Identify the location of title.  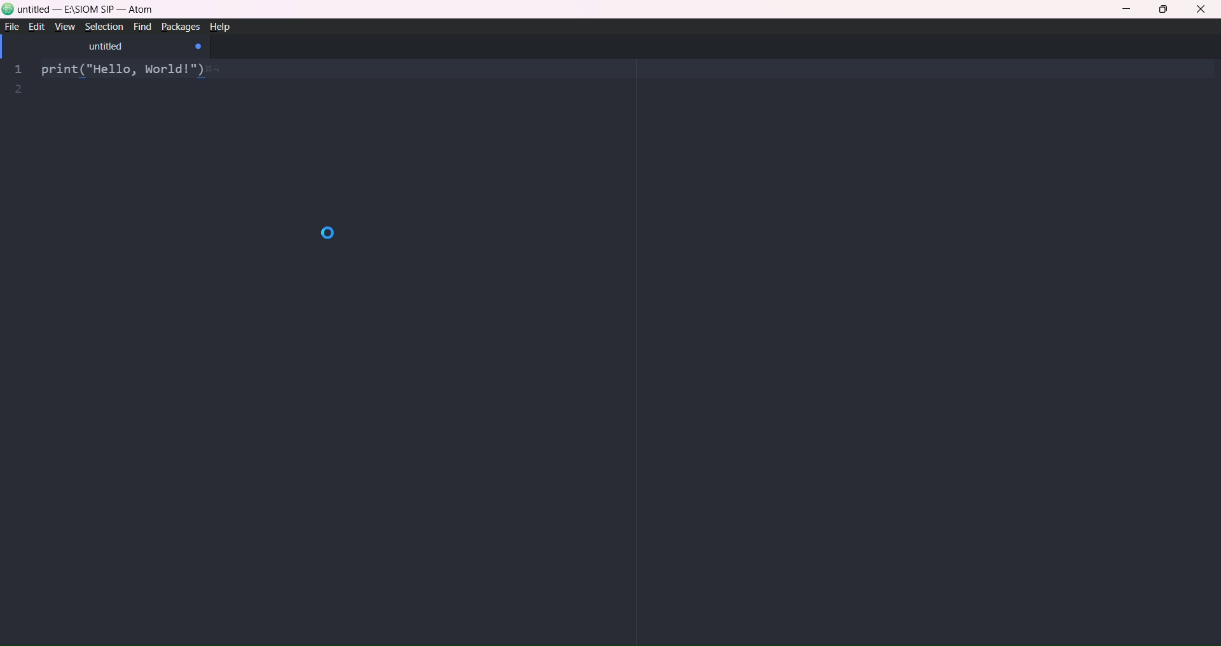
(88, 10).